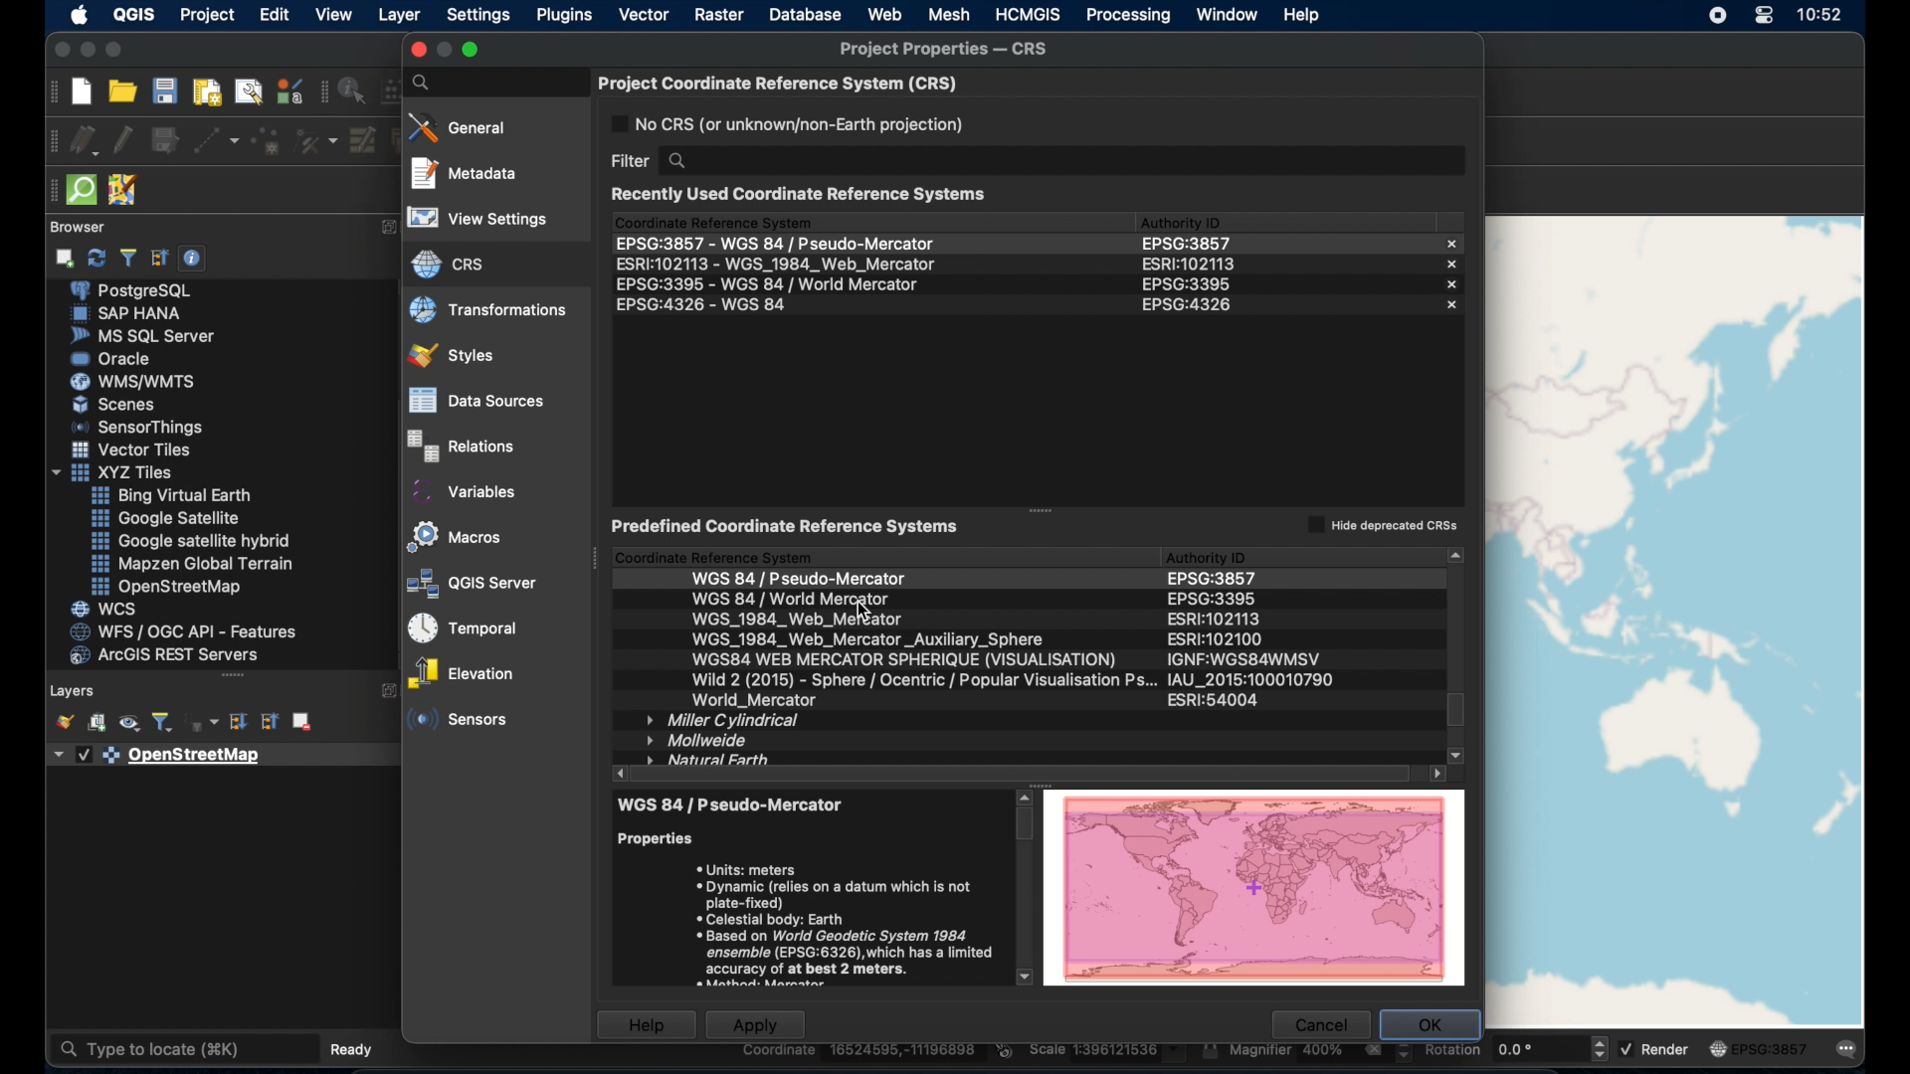 The image size is (1910, 1074). What do you see at coordinates (384, 227) in the screenshot?
I see `expand` at bounding box center [384, 227].